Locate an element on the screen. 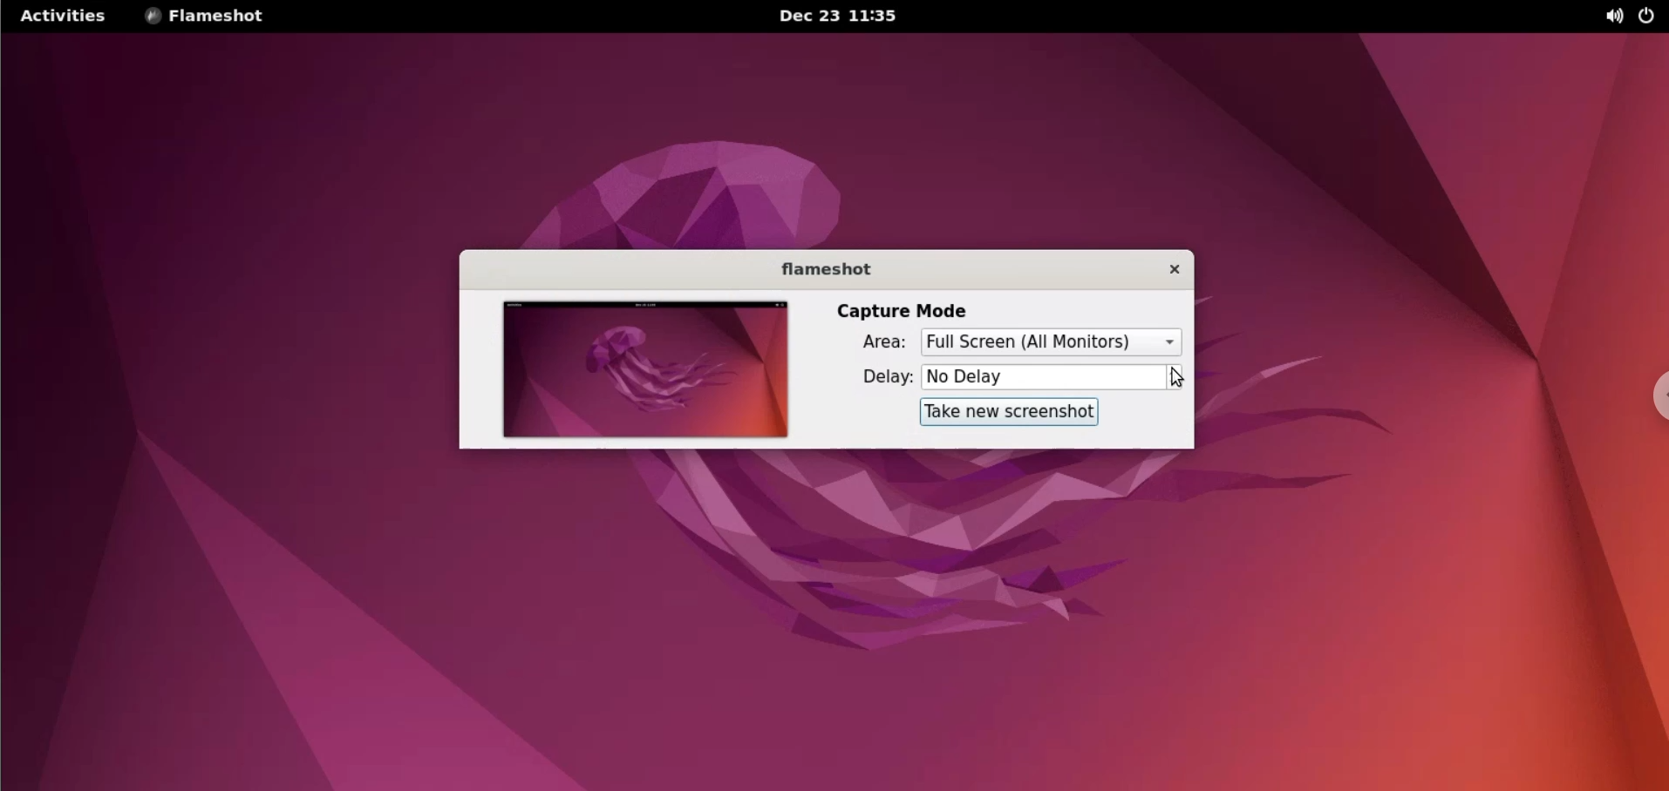  Dec 23 11:35 is located at coordinates (848, 16).